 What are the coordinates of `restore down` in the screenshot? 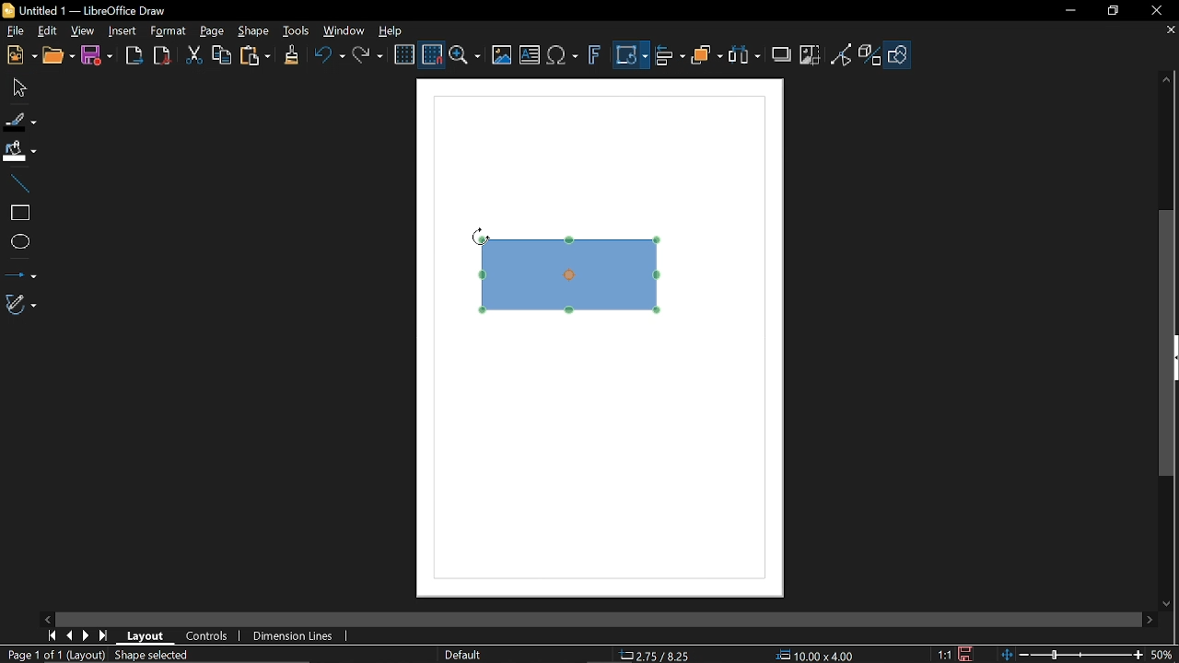 It's located at (1111, 12).